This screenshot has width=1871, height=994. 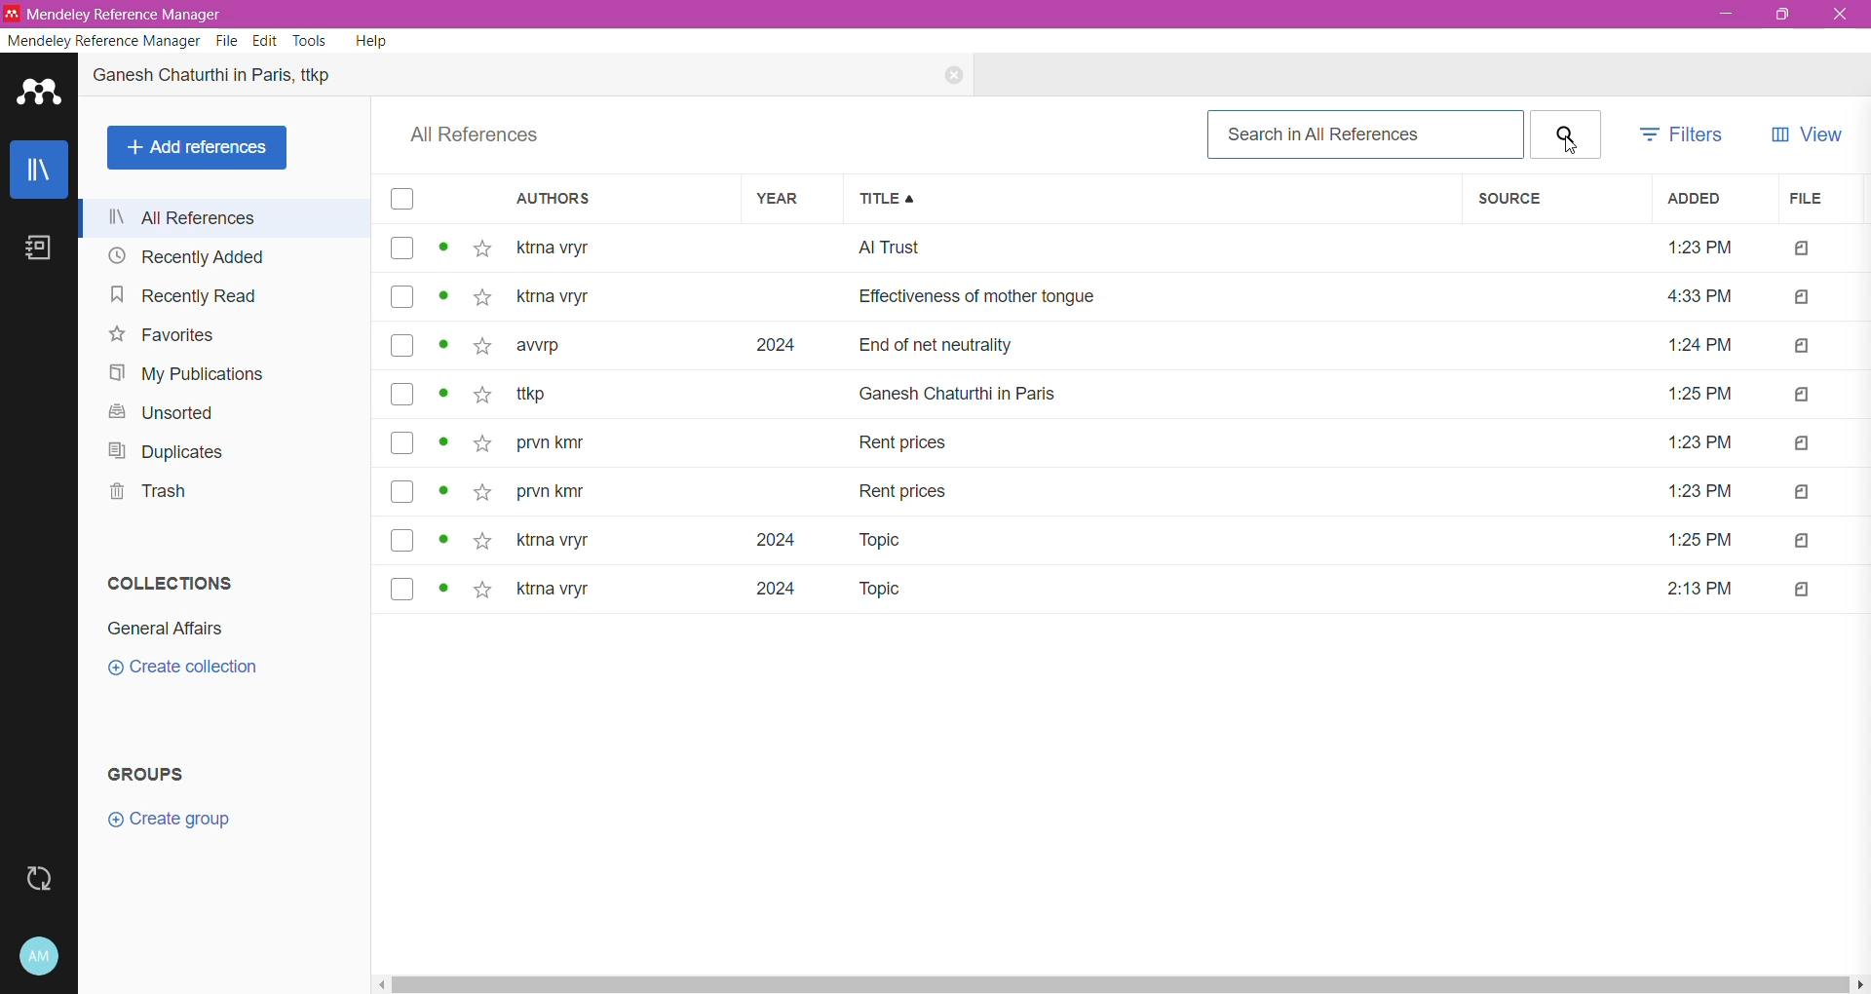 What do you see at coordinates (1709, 200) in the screenshot?
I see `Added` at bounding box center [1709, 200].